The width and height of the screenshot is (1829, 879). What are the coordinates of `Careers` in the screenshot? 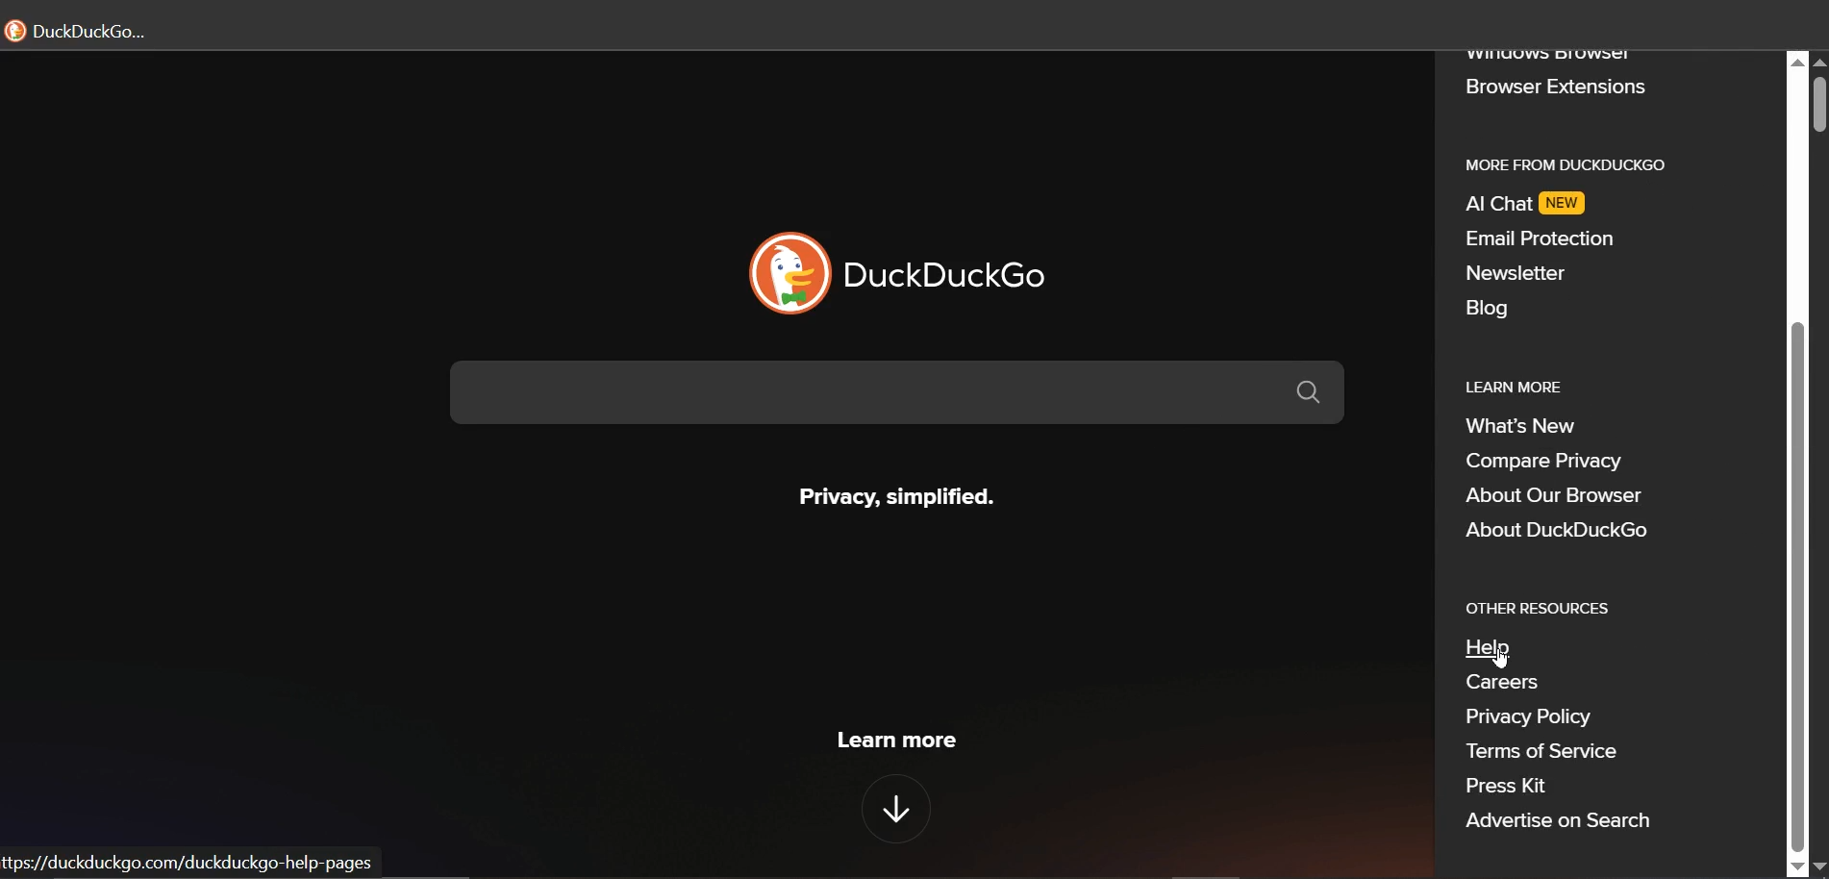 It's located at (1505, 686).